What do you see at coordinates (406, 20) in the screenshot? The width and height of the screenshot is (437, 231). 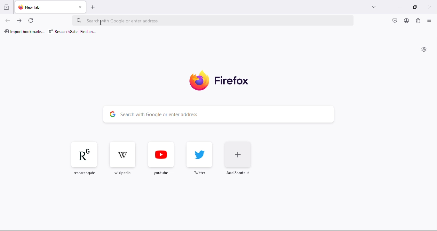 I see `account` at bounding box center [406, 20].